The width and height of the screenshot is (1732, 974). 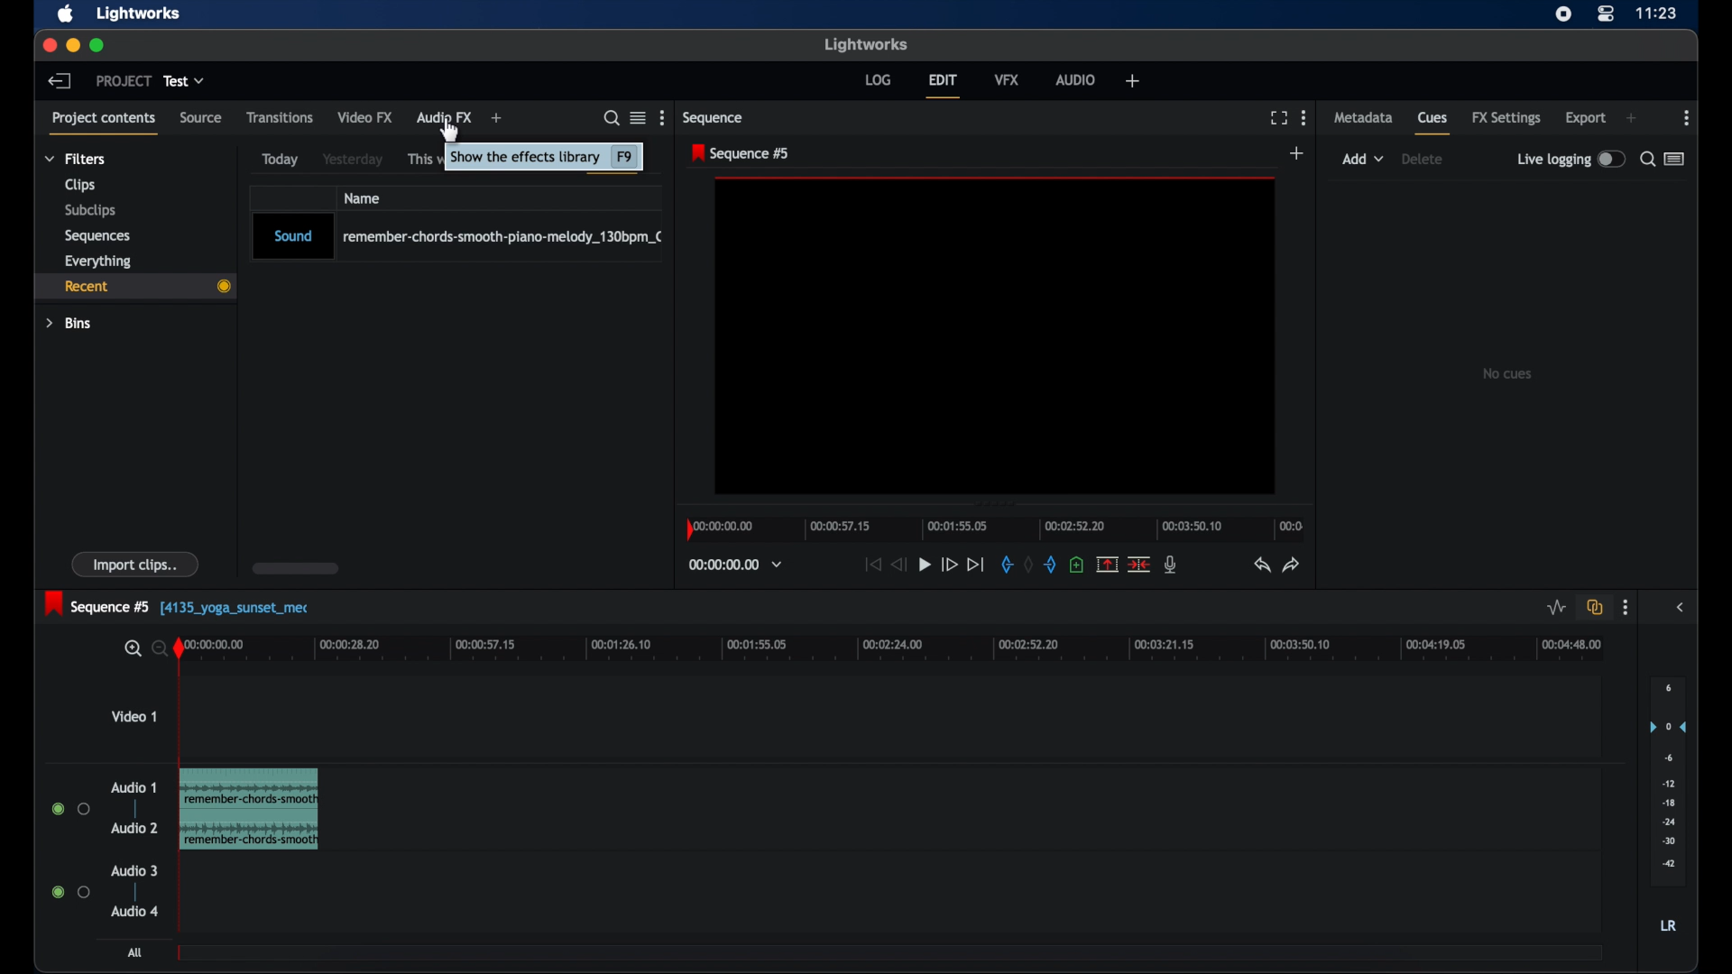 What do you see at coordinates (1133, 80) in the screenshot?
I see `add` at bounding box center [1133, 80].